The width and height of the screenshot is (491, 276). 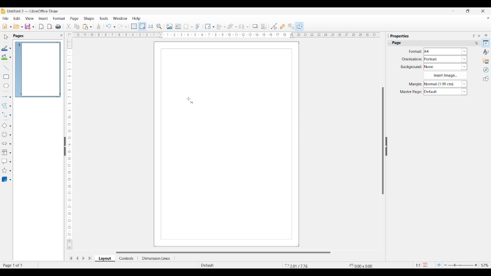 I want to click on Horizontal slide bar, so click(x=223, y=252).